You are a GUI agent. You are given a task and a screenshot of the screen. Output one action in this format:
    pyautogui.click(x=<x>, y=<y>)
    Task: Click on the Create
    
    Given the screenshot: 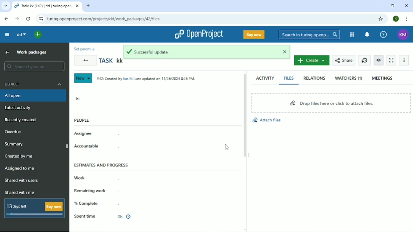 What is the action you would take?
    pyautogui.click(x=312, y=60)
    